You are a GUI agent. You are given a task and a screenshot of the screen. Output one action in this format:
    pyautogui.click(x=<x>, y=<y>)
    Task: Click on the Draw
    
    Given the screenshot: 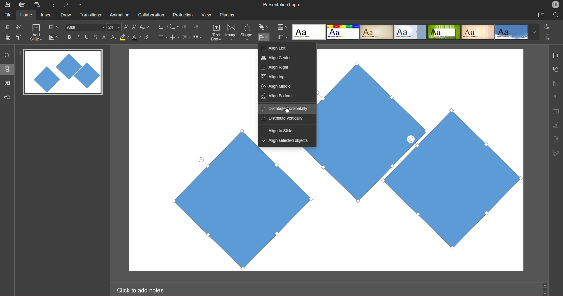 What is the action you would take?
    pyautogui.click(x=66, y=15)
    